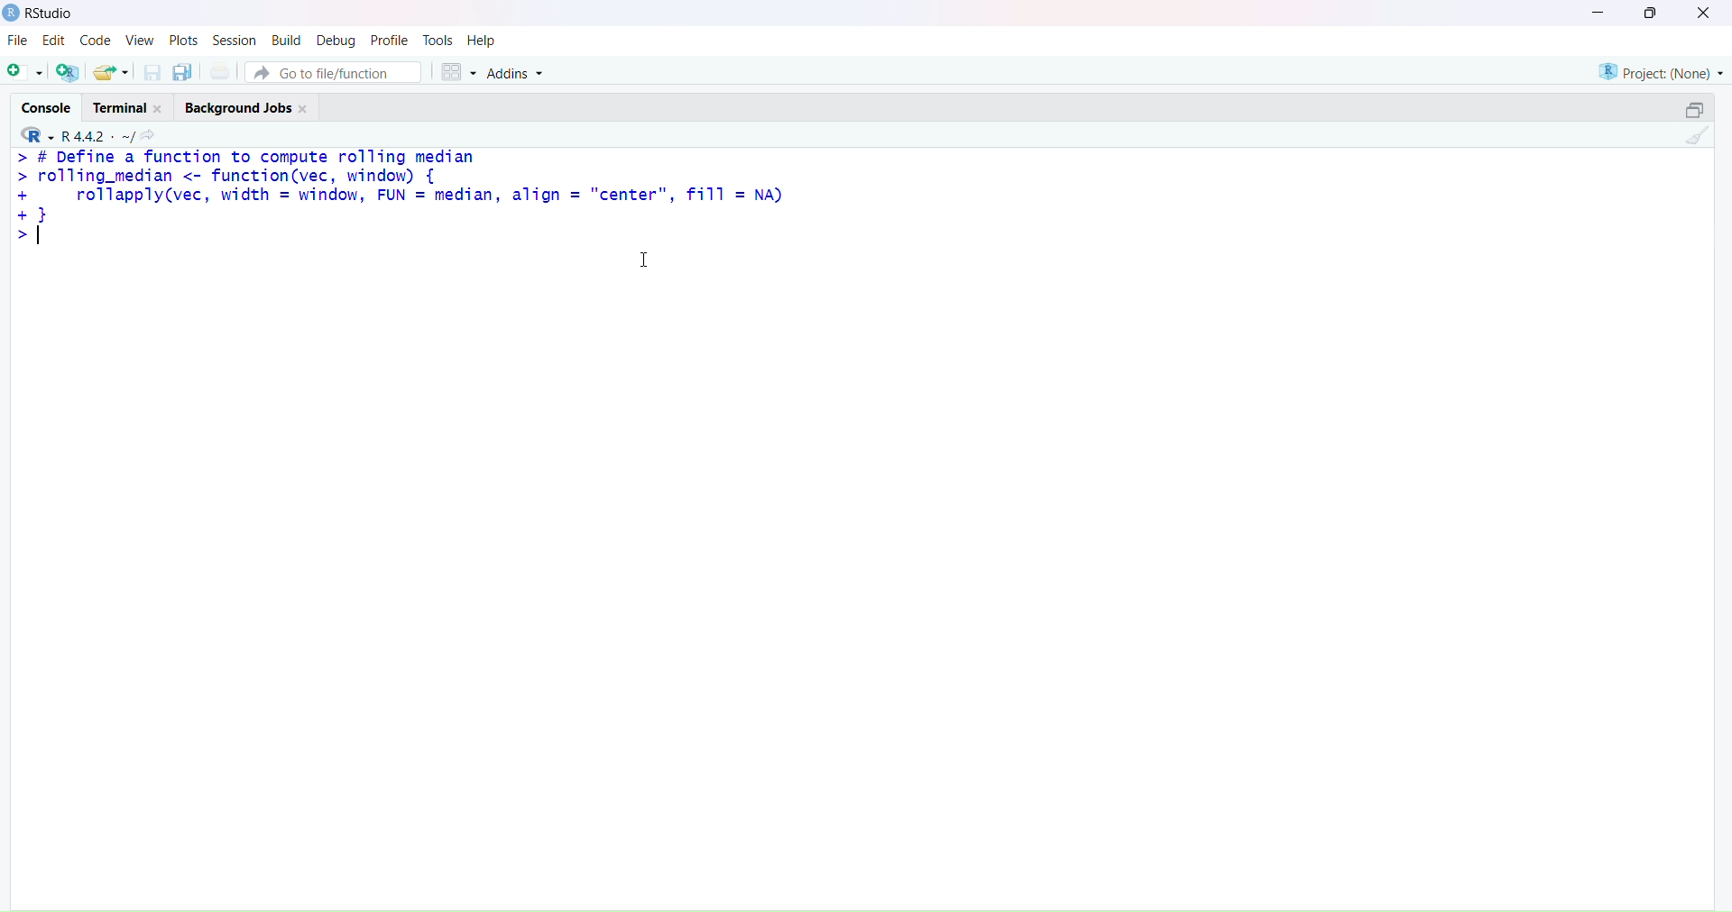  Describe the element at coordinates (287, 41) in the screenshot. I see `build` at that location.